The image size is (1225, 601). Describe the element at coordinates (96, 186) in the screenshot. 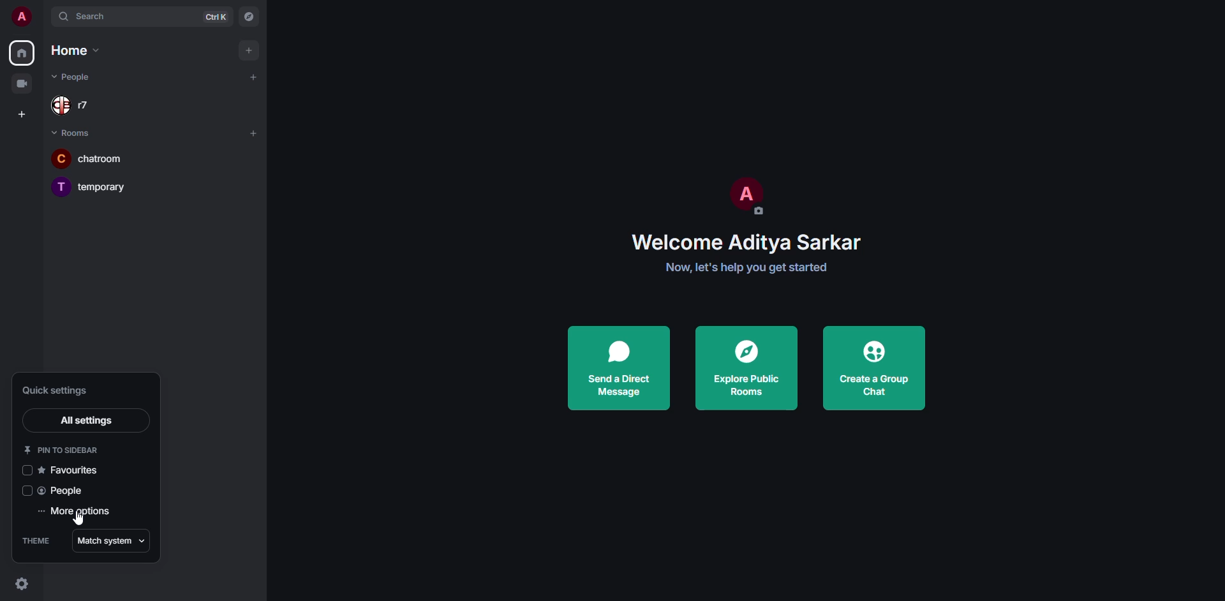

I see `temporary` at that location.